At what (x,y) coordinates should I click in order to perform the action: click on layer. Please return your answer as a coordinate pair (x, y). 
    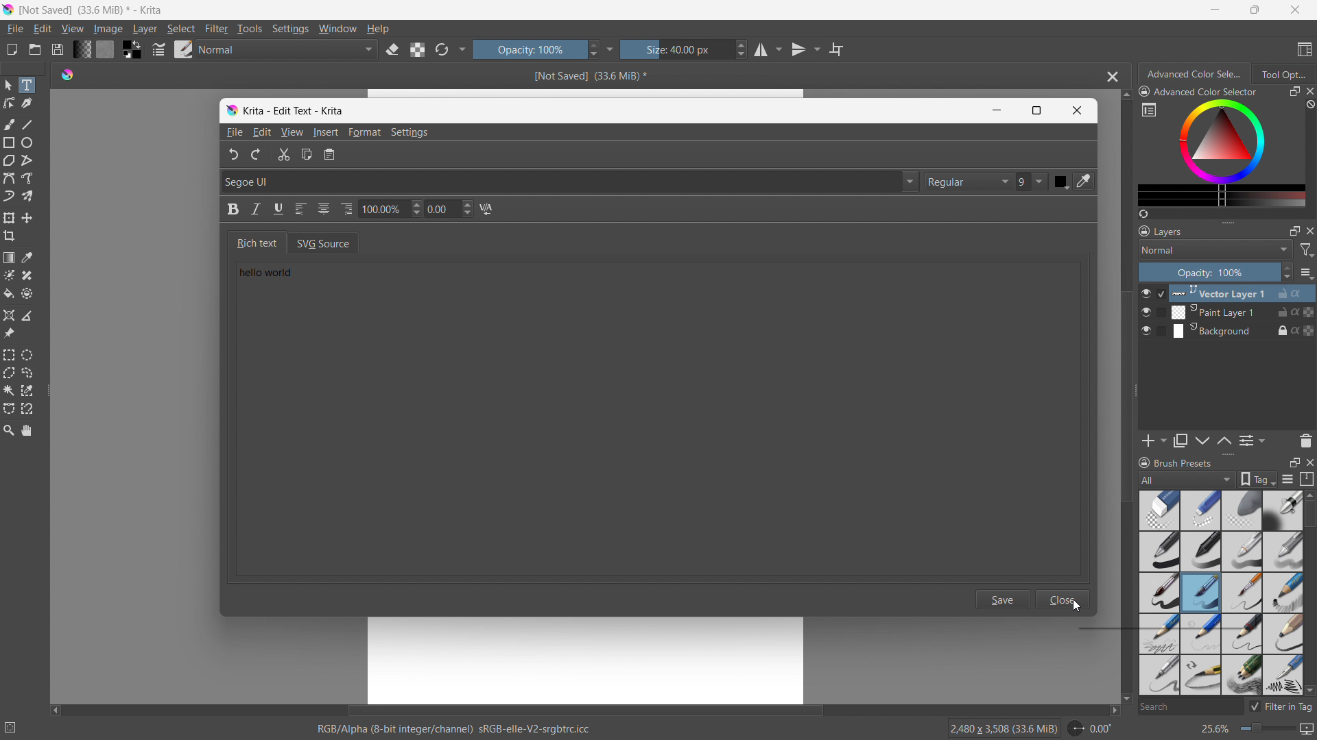
    Looking at the image, I should click on (145, 29).